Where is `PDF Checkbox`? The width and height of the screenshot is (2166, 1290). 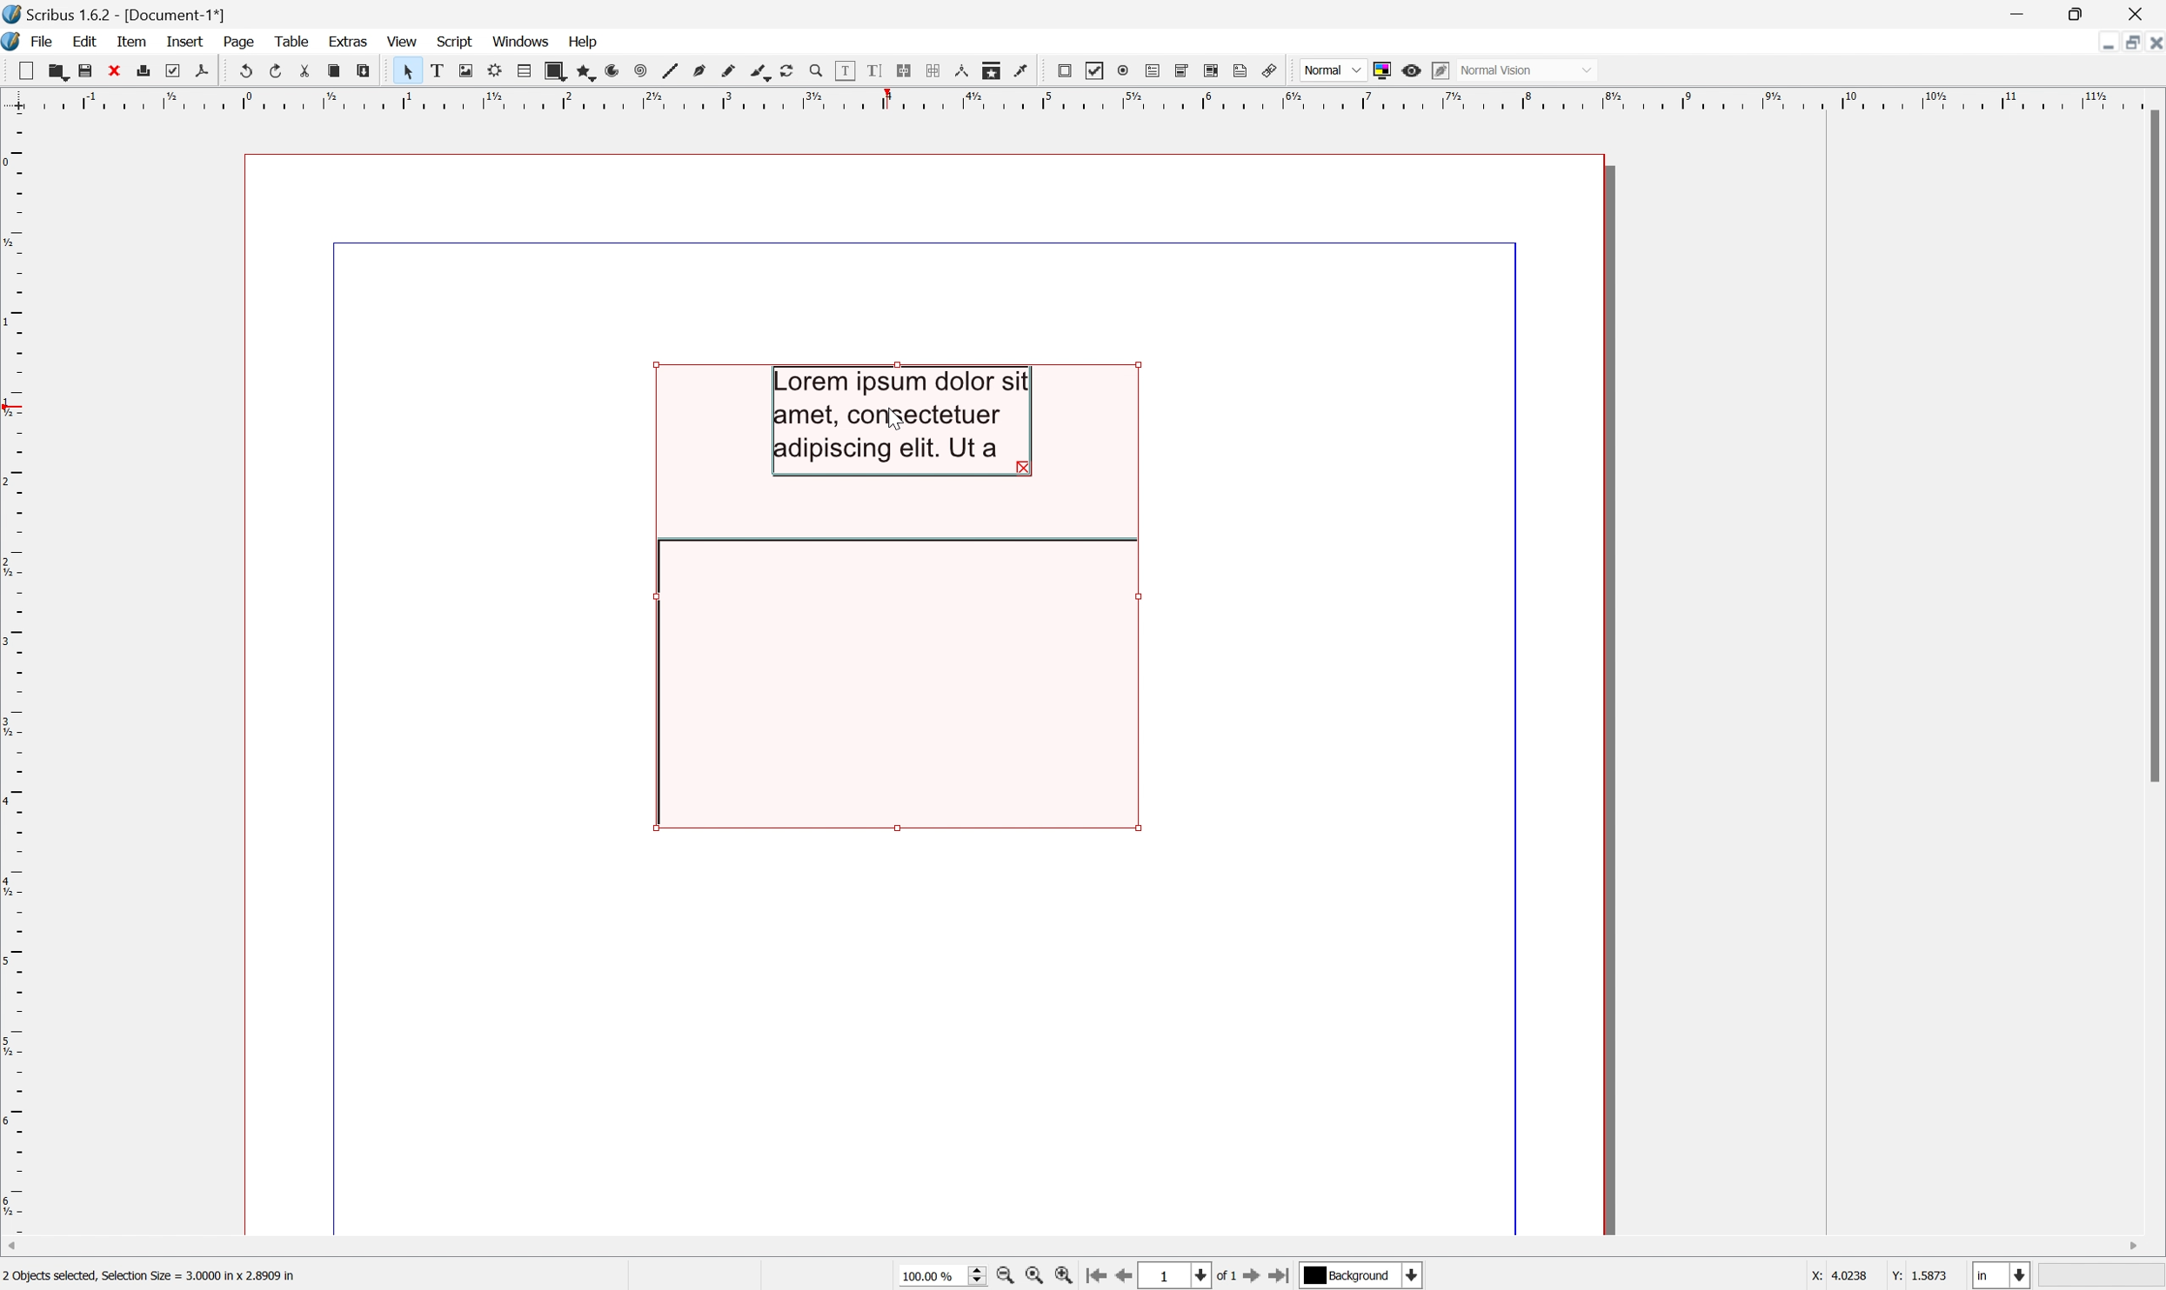
PDF Checkbox is located at coordinates (1095, 70).